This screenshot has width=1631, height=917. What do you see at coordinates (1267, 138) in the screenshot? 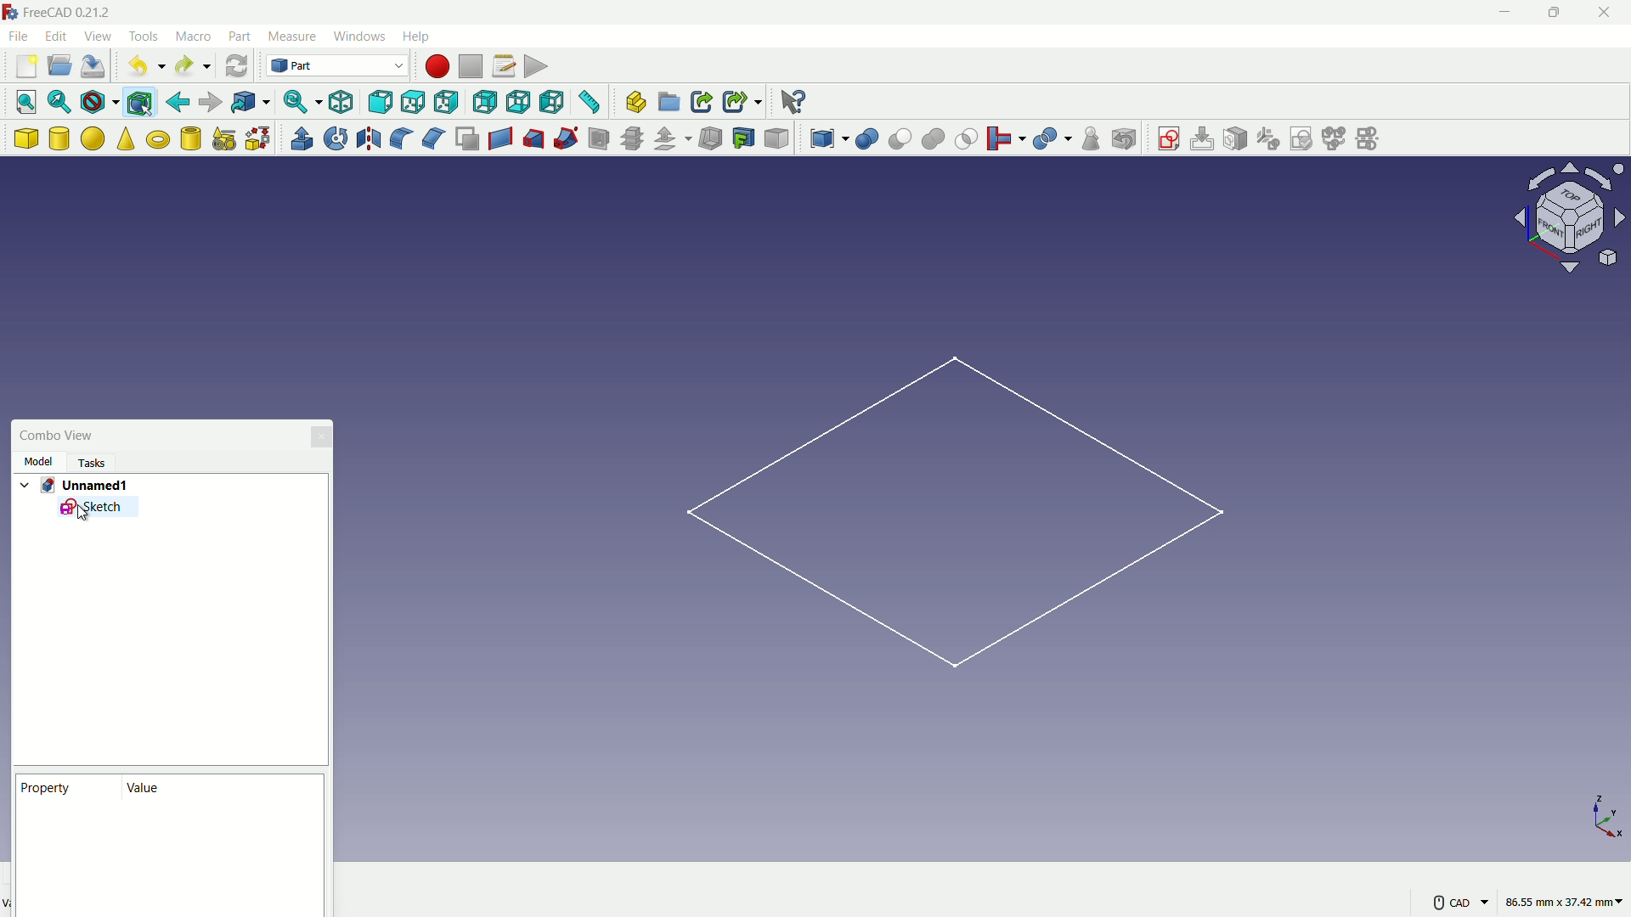
I see `reorient sketch` at bounding box center [1267, 138].